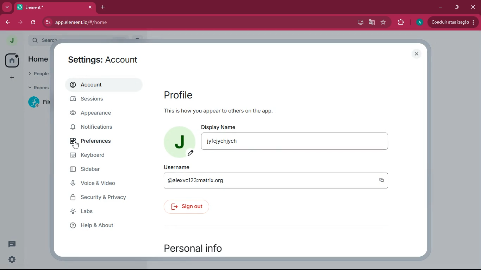 The image size is (481, 270). Describe the element at coordinates (34, 23) in the screenshot. I see `refresh` at that location.